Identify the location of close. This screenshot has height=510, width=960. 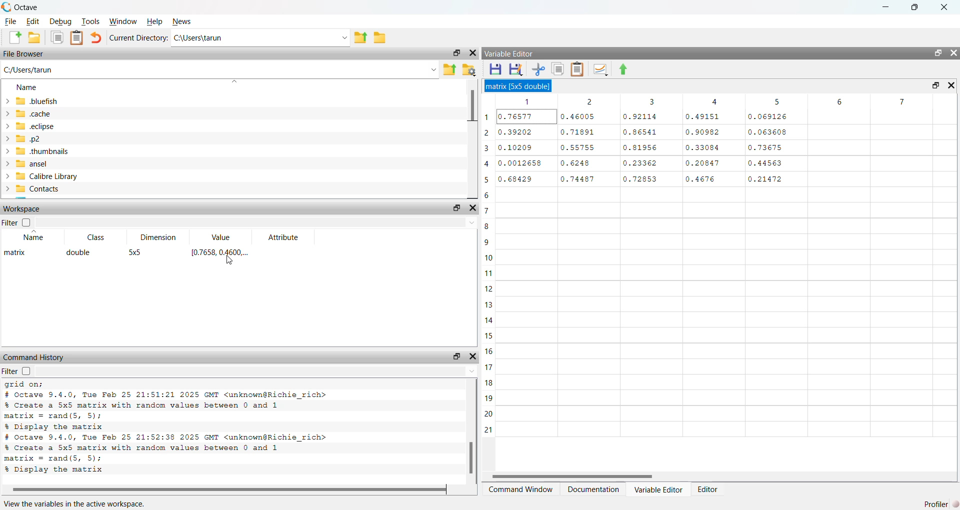
(475, 357).